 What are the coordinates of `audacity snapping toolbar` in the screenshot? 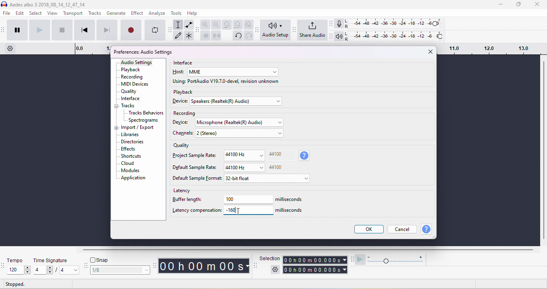 It's located at (86, 266).